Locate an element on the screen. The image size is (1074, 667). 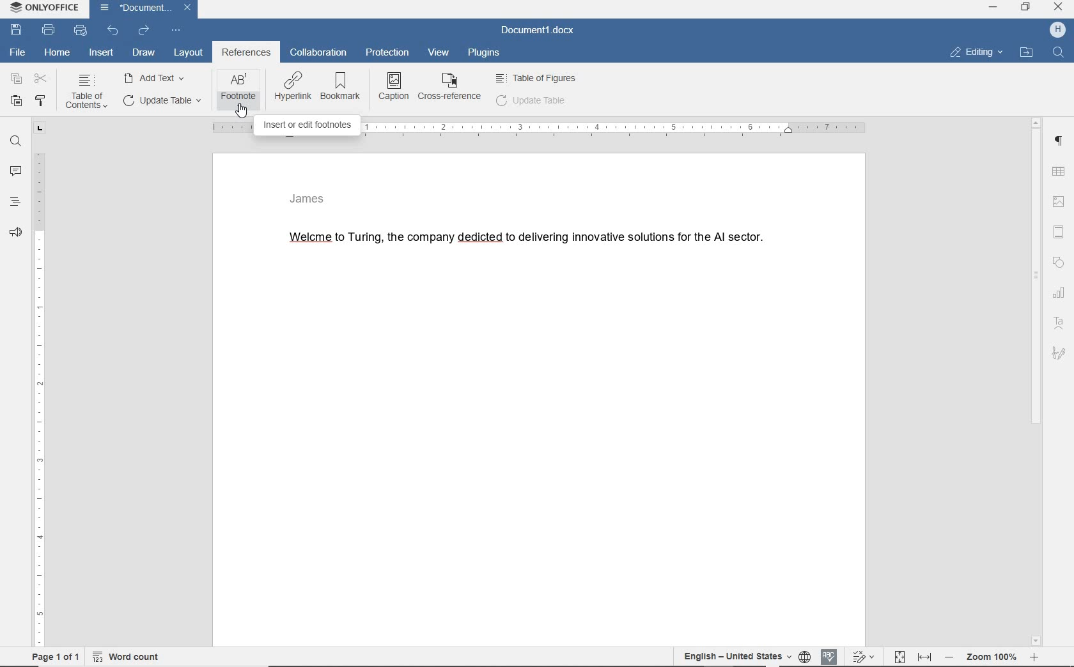
document name is located at coordinates (538, 31).